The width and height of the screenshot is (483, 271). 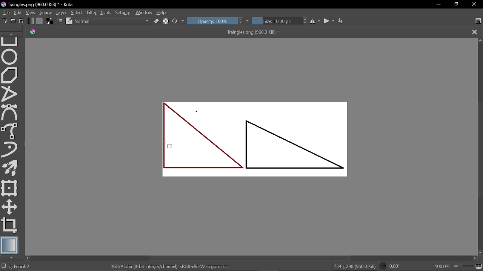 What do you see at coordinates (341, 21) in the screenshot?
I see `Wrap text tool` at bounding box center [341, 21].